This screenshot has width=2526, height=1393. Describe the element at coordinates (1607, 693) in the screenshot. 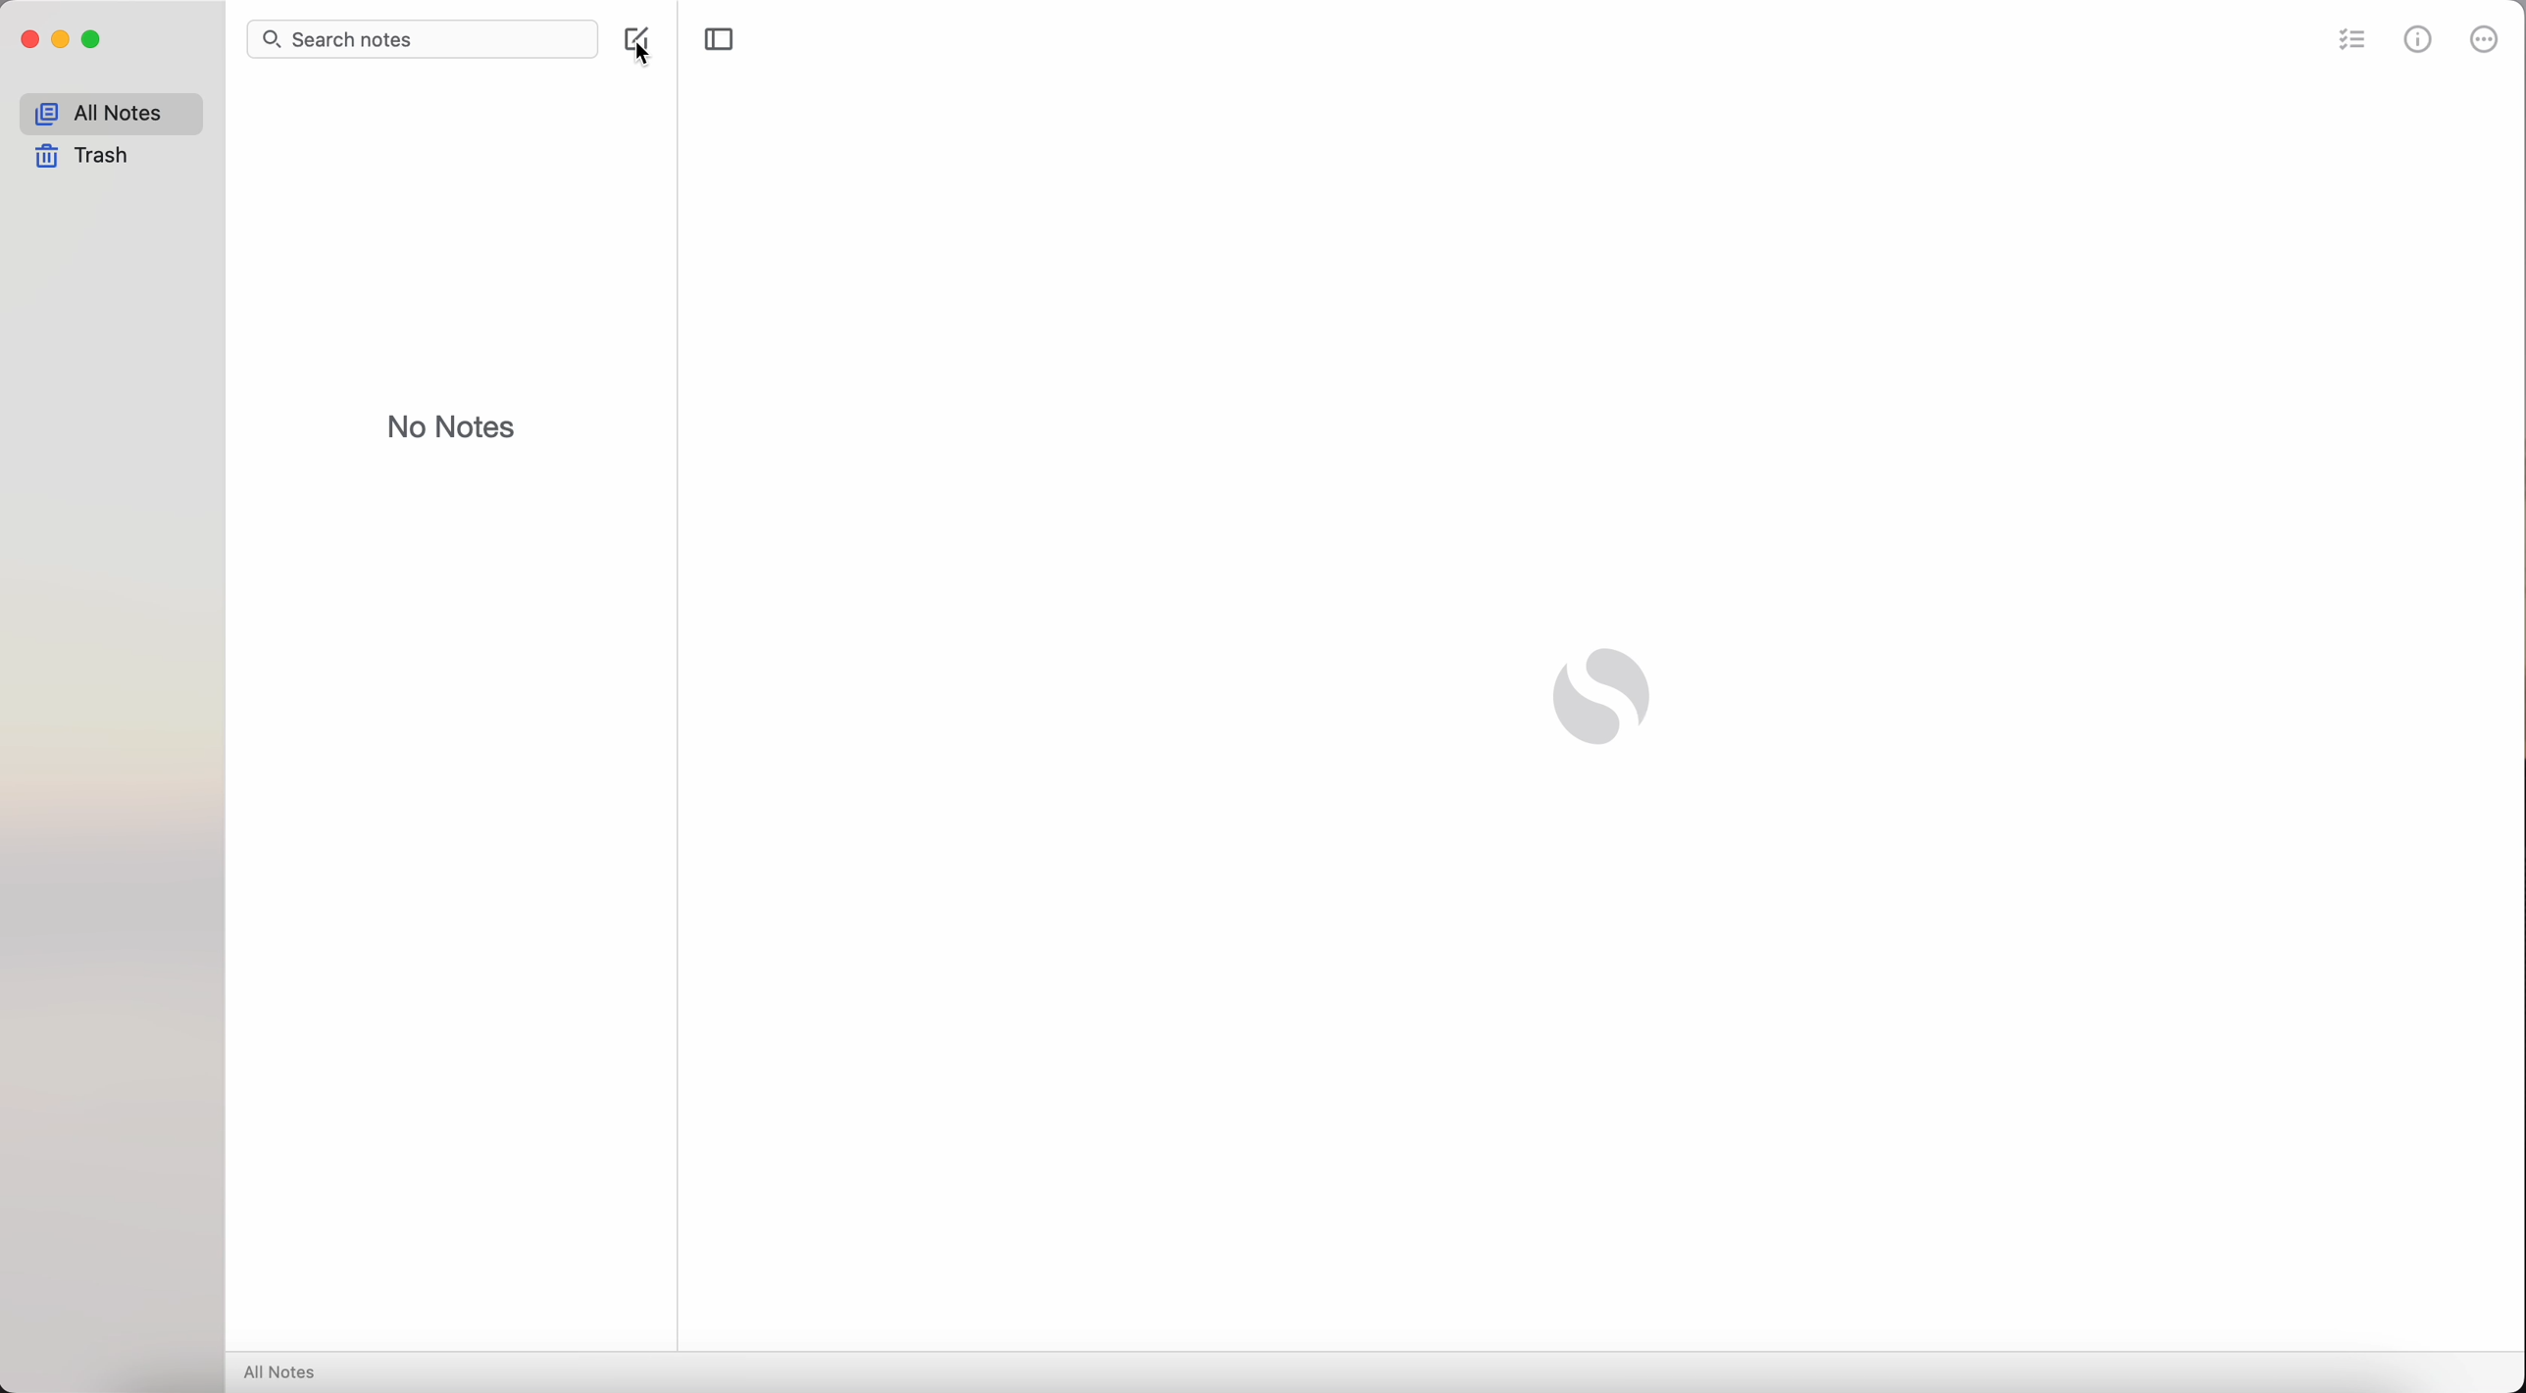

I see `Simplenote logo` at that location.